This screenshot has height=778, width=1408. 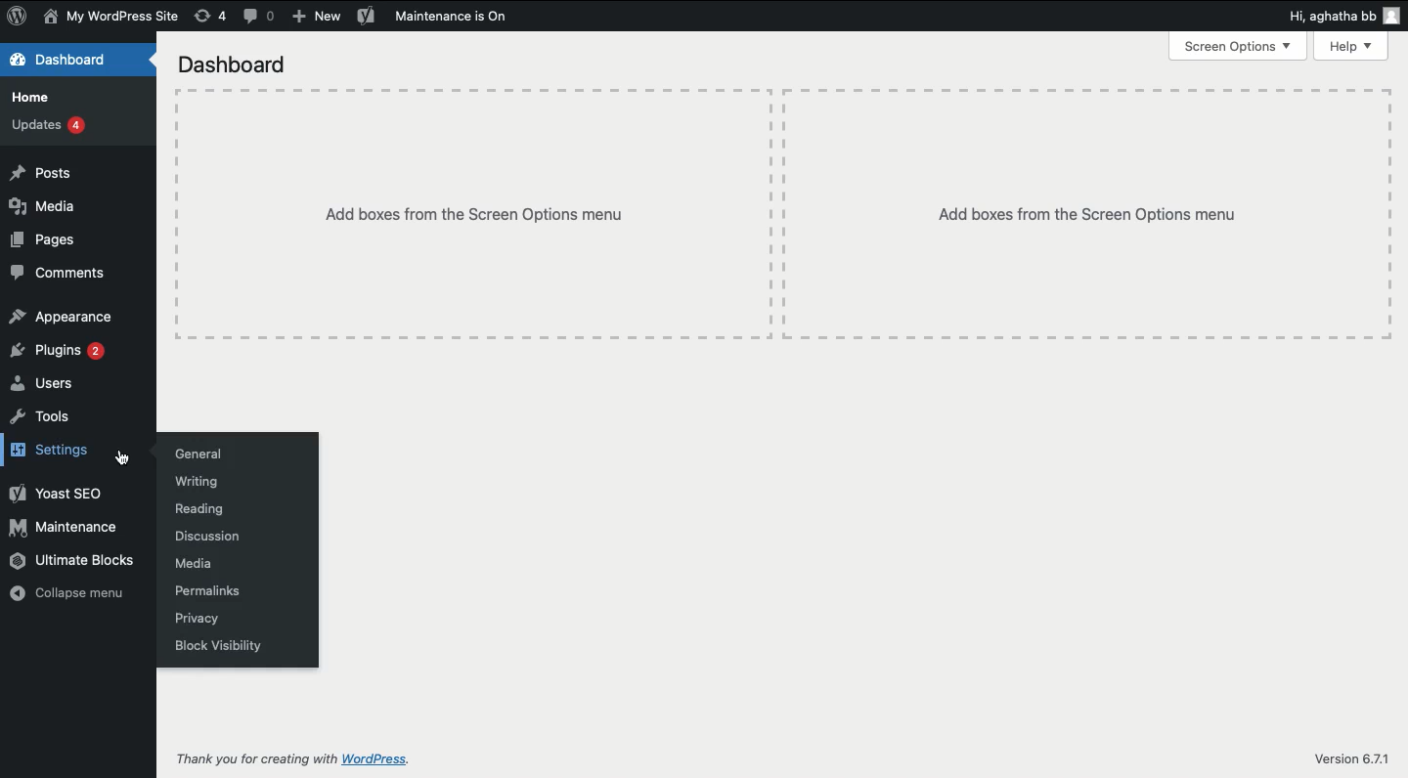 What do you see at coordinates (48, 207) in the screenshot?
I see `media` at bounding box center [48, 207].